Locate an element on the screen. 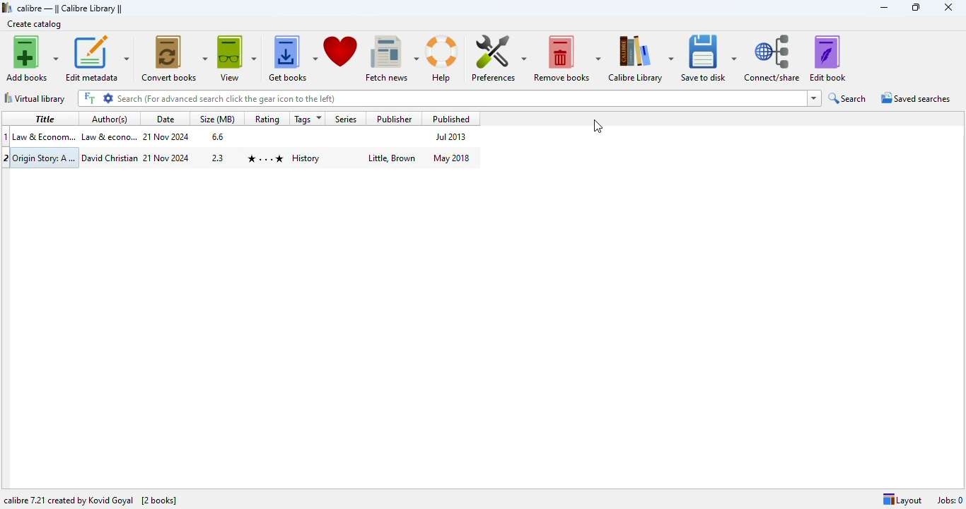 This screenshot has width=966, height=509. create catalog is located at coordinates (38, 23).